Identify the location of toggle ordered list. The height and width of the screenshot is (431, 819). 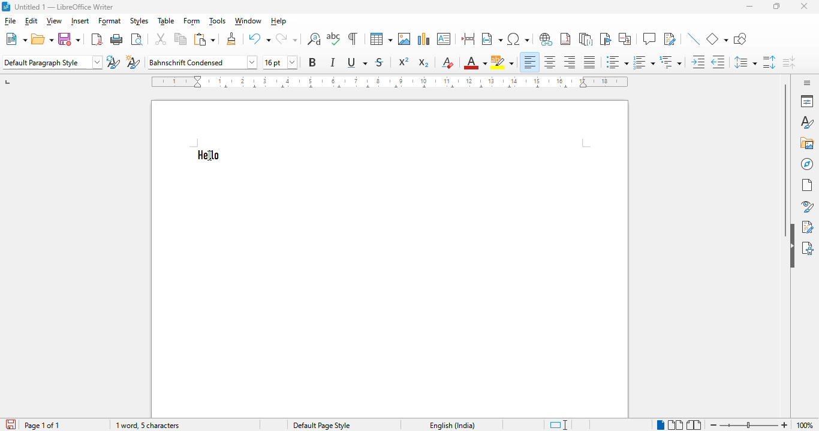
(643, 62).